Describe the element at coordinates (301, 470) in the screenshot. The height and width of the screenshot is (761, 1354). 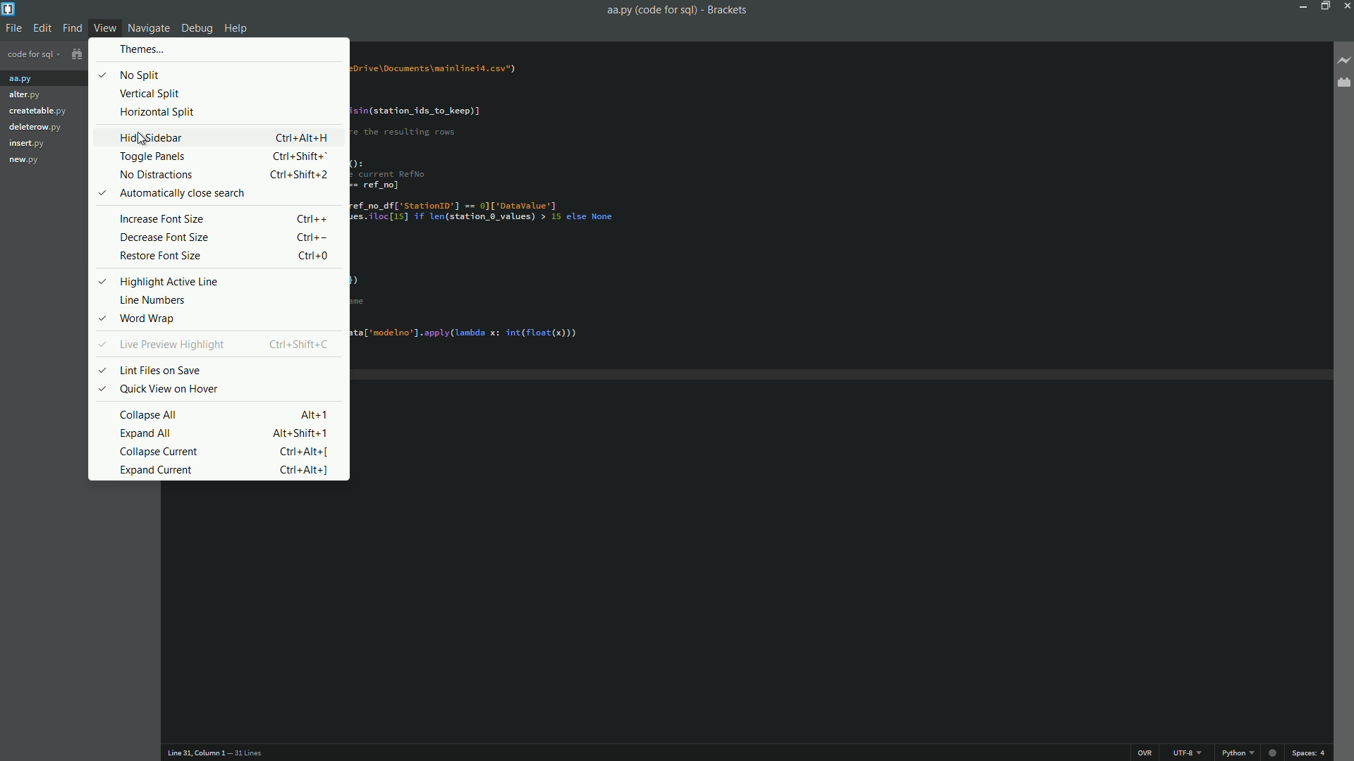
I see `keyboard shortcut` at that location.